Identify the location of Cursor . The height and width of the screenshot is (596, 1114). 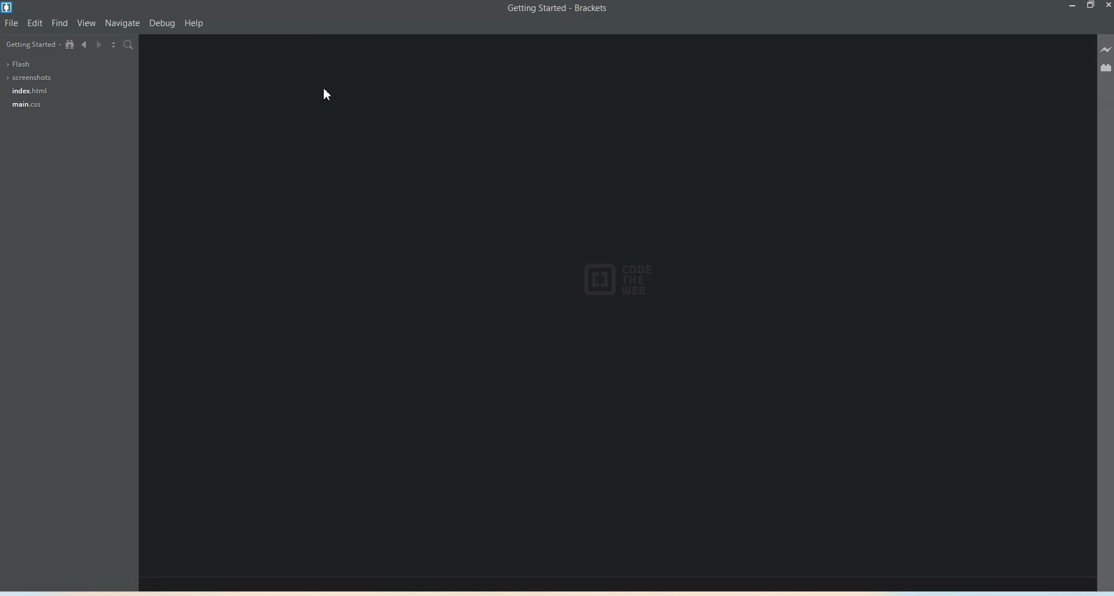
(328, 93).